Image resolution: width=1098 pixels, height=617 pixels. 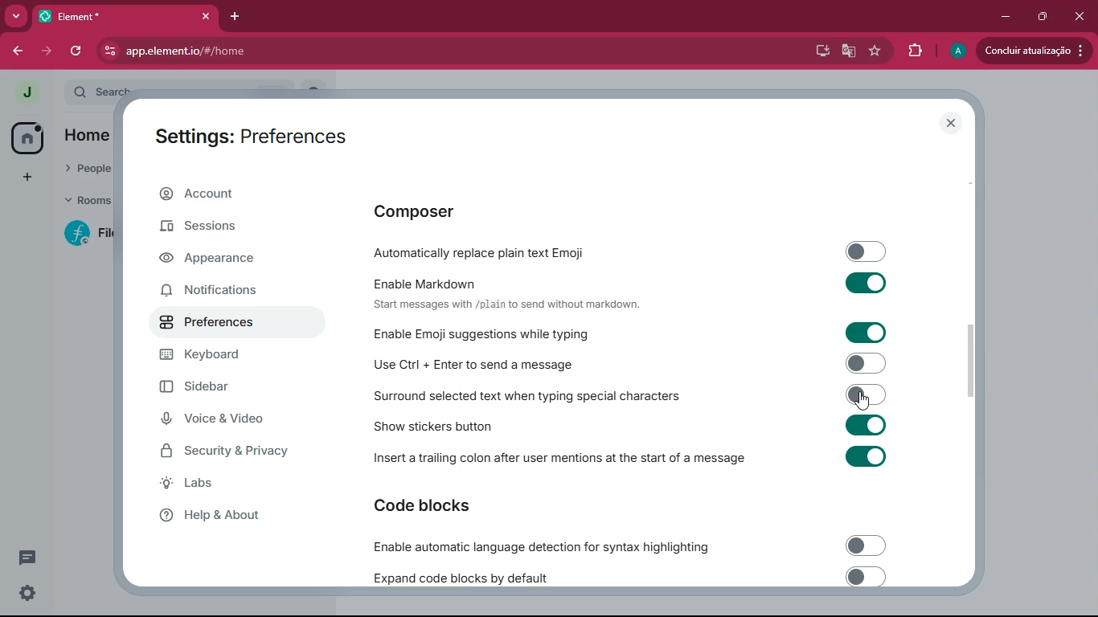 I want to click on desktop, so click(x=816, y=50).